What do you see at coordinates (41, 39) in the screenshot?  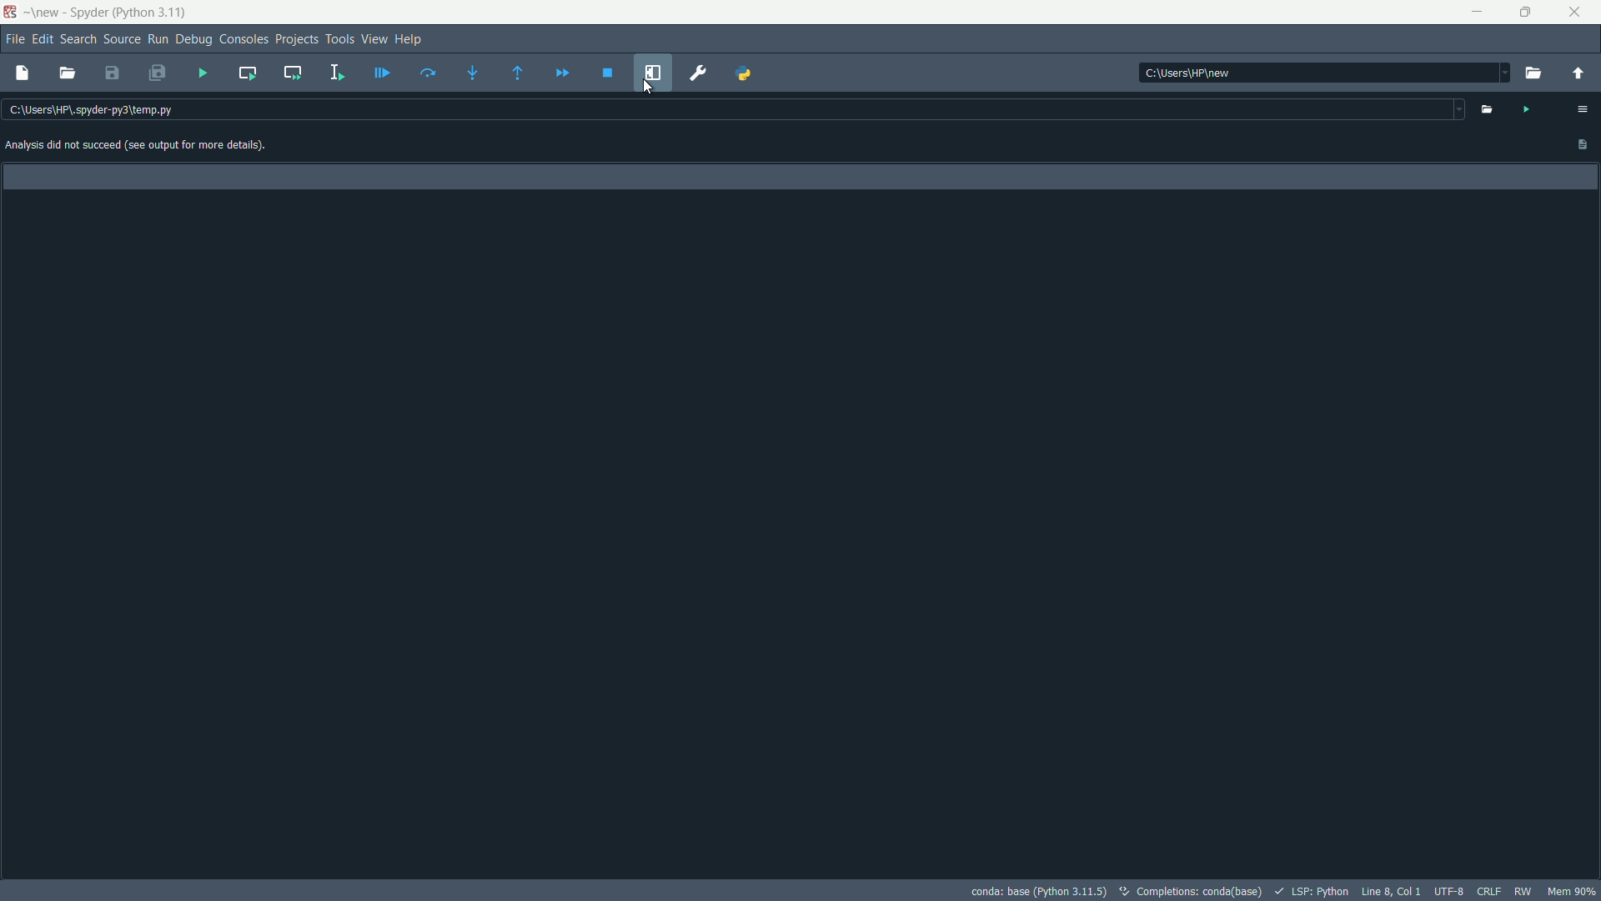 I see `edit menu` at bounding box center [41, 39].